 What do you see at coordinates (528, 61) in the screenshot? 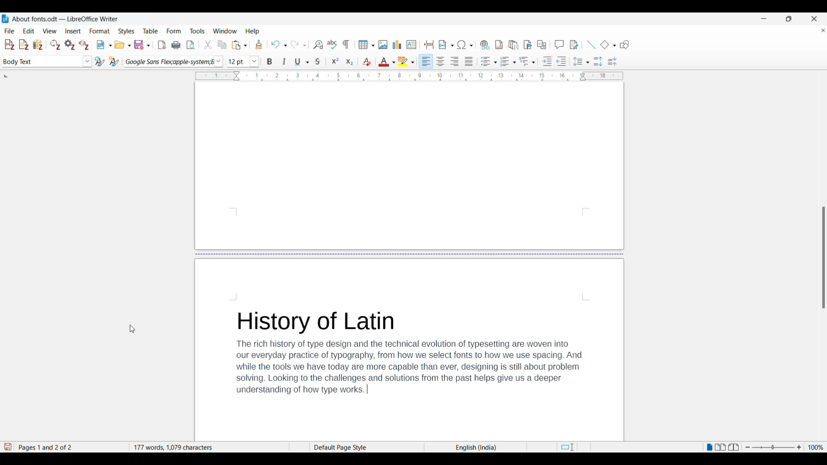
I see `Outline format options` at bounding box center [528, 61].